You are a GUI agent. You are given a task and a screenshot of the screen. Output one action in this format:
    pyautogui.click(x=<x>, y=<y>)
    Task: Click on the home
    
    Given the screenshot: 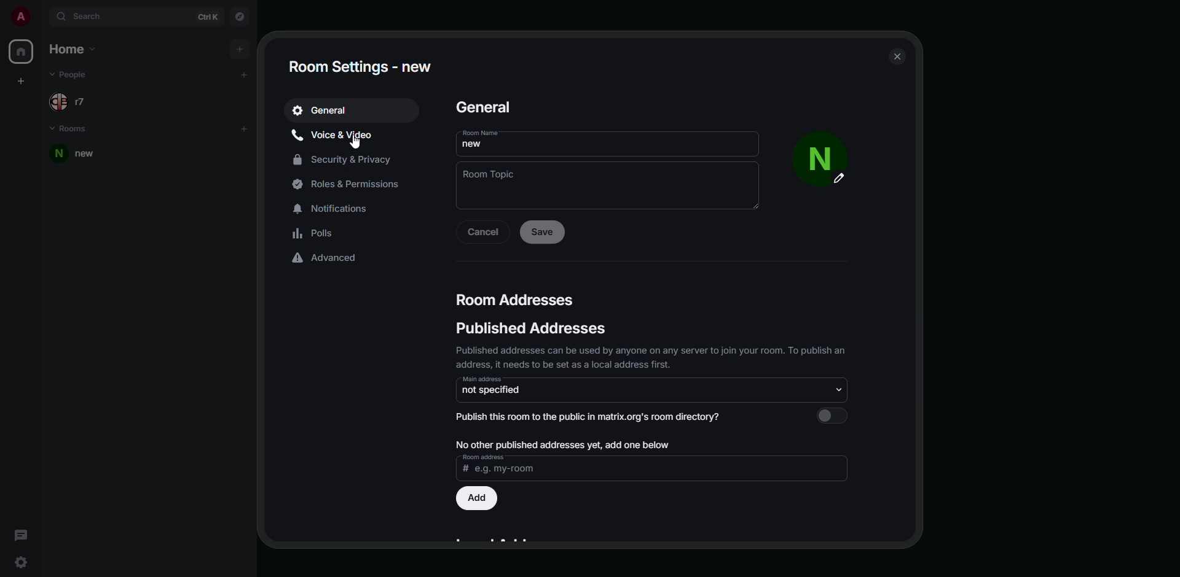 What is the action you would take?
    pyautogui.click(x=79, y=48)
    